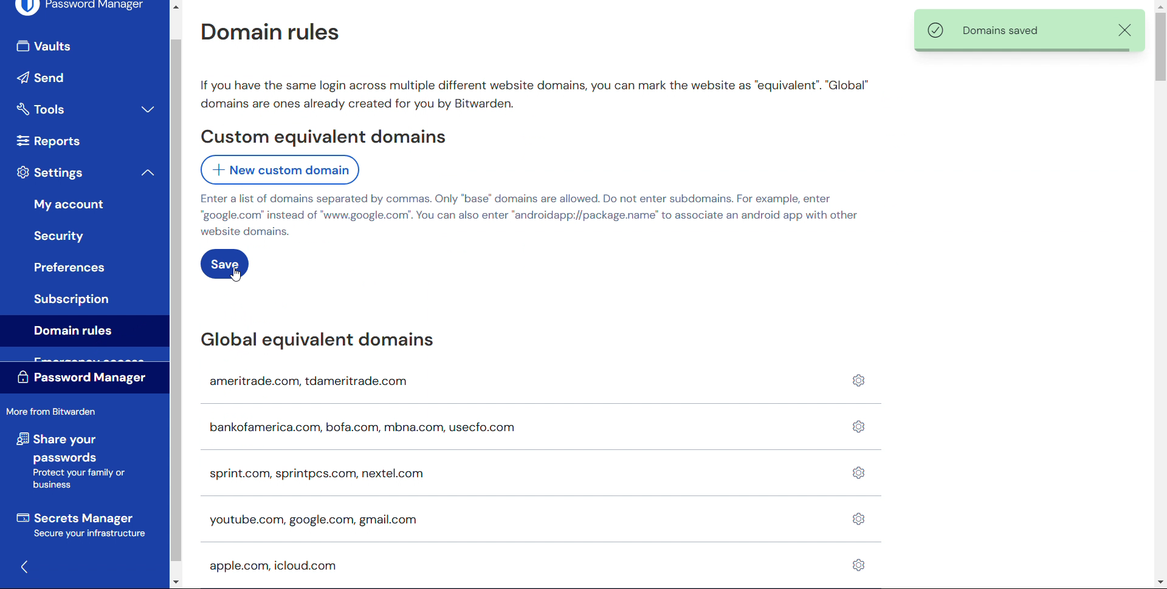 The height and width of the screenshot is (589, 1167). I want to click on save , so click(224, 264).